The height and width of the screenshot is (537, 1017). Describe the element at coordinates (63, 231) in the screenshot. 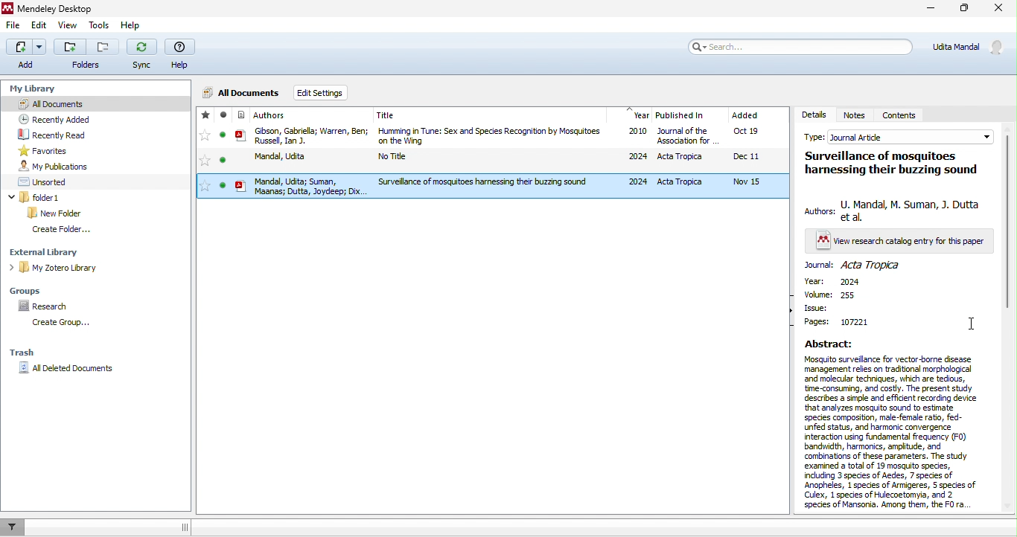

I see `create folder` at that location.